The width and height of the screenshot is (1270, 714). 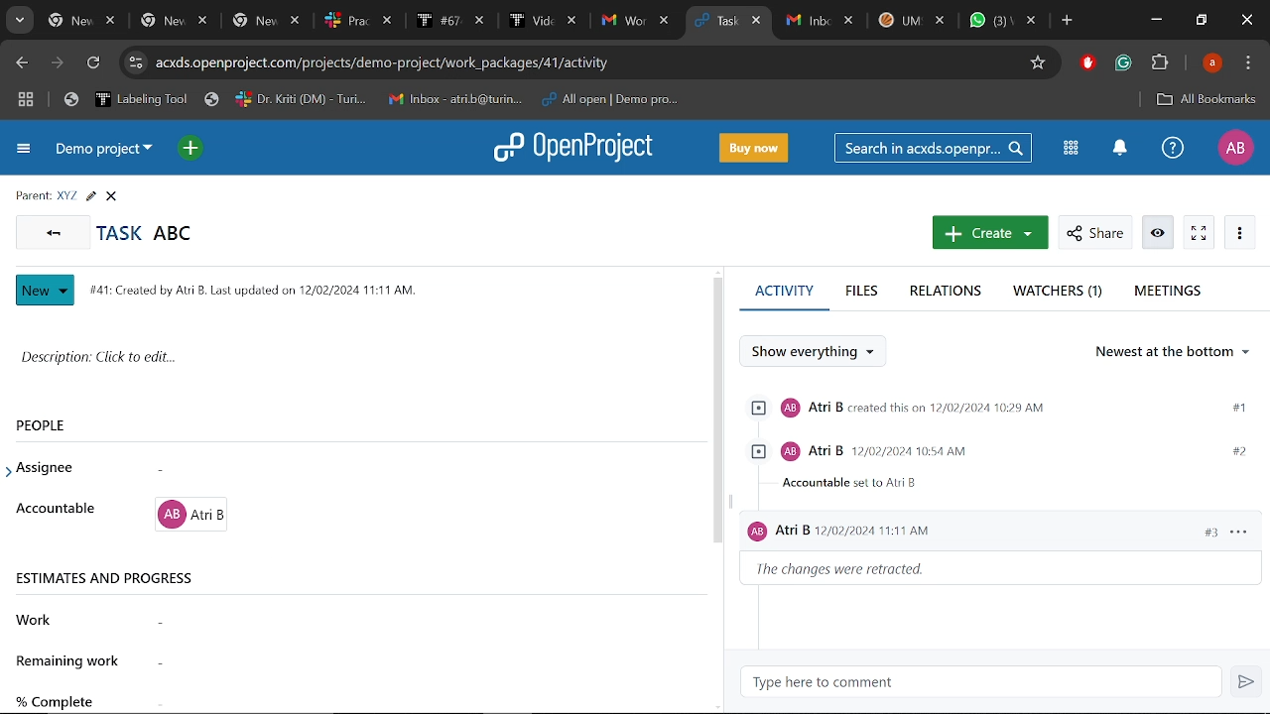 I want to click on Next page, so click(x=58, y=64).